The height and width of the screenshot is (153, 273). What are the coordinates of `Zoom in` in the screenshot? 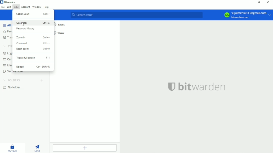 It's located at (34, 38).